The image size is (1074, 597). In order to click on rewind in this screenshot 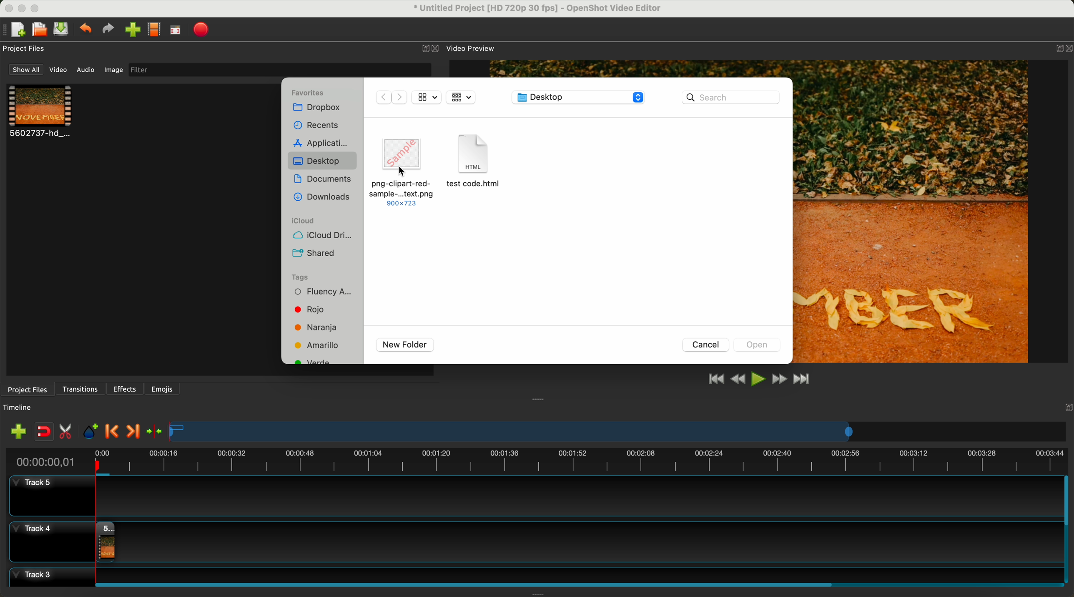, I will do `click(737, 380)`.